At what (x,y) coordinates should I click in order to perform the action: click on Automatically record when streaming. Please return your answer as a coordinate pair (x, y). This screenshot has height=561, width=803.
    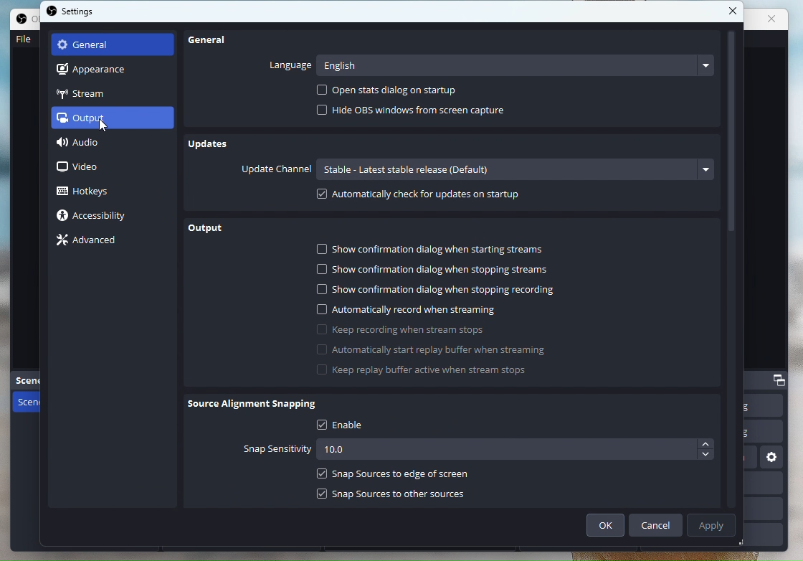
    Looking at the image, I should click on (434, 309).